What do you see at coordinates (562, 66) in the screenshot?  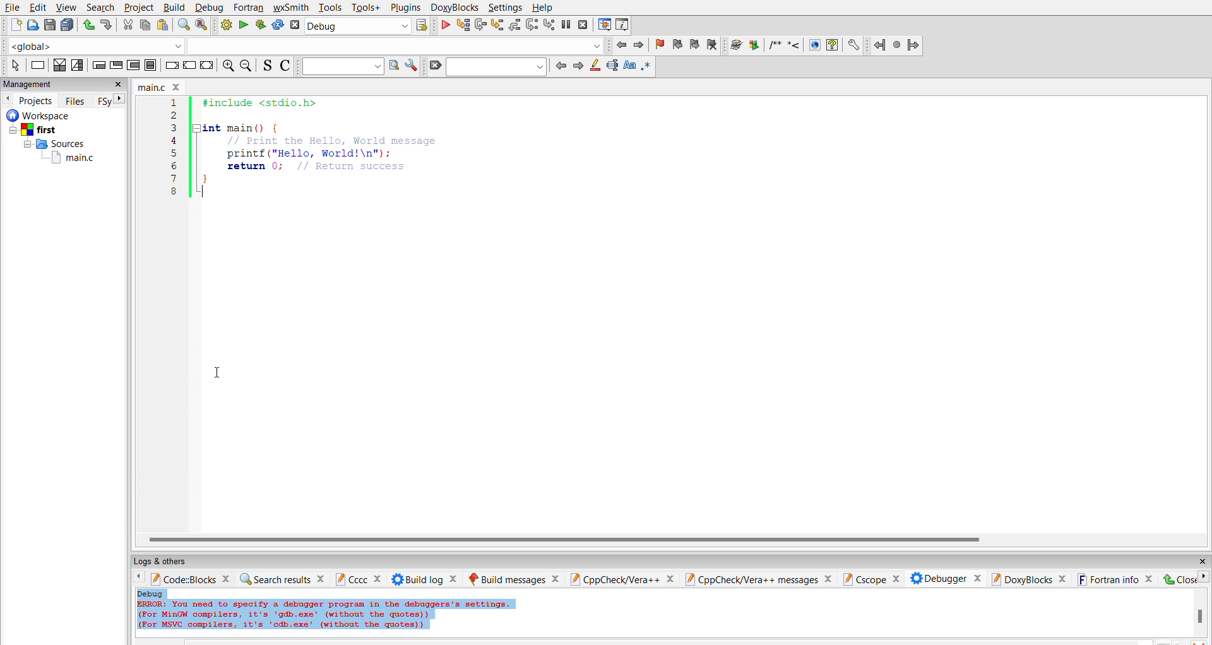 I see `previous` at bounding box center [562, 66].